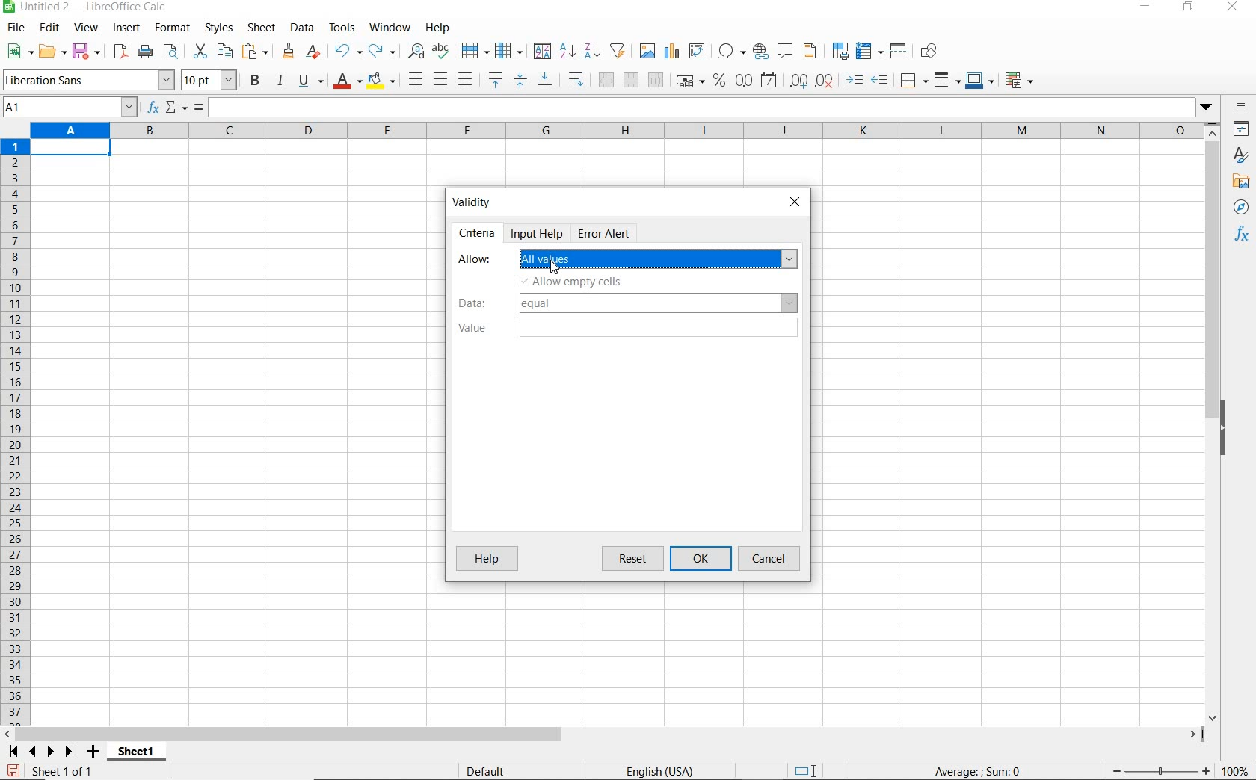 This screenshot has width=1256, height=780. I want to click on font size, so click(209, 80).